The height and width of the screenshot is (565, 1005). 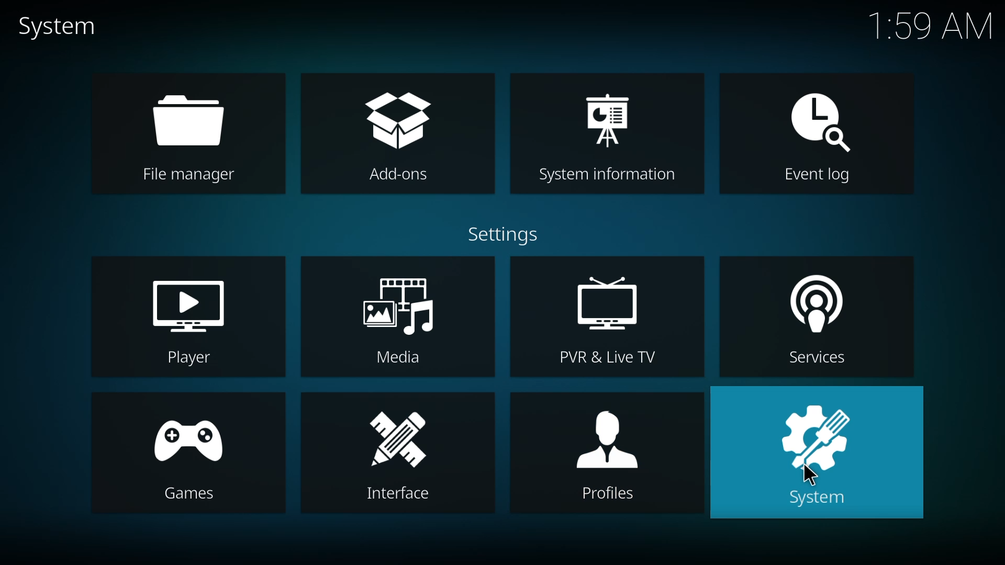 What do you see at coordinates (604, 318) in the screenshot?
I see `pvr & live tv` at bounding box center [604, 318].